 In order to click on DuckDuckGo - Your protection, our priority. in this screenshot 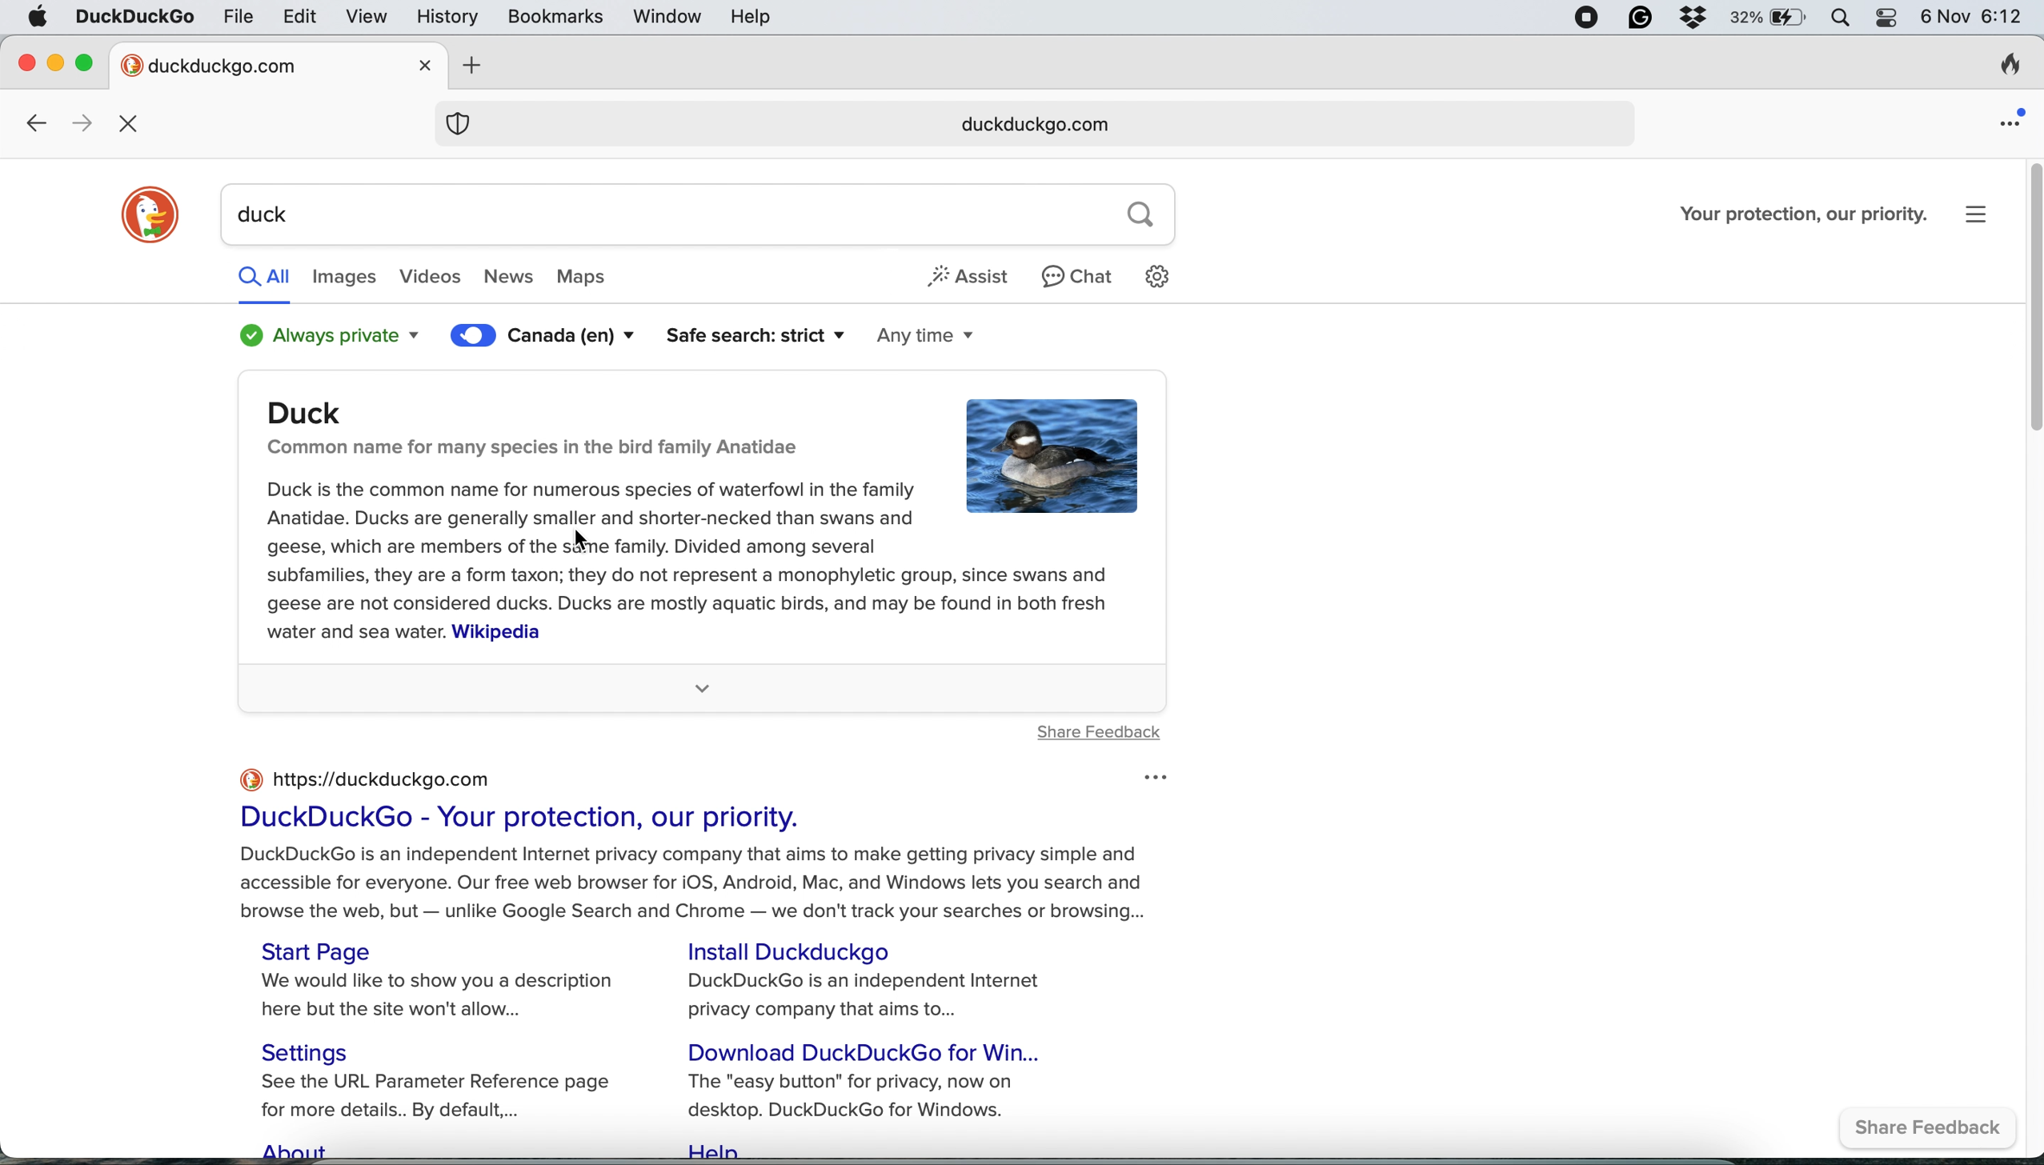, I will do `click(518, 819)`.